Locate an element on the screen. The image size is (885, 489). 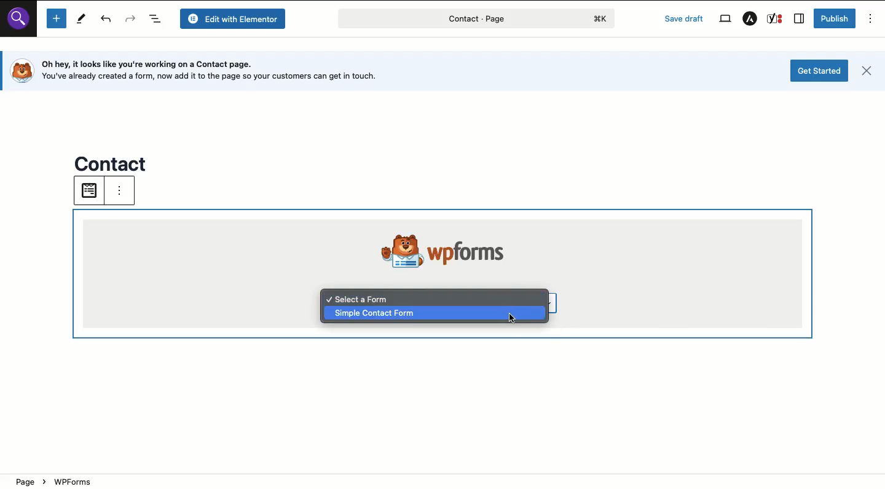
Page > WPForms is located at coordinates (153, 480).